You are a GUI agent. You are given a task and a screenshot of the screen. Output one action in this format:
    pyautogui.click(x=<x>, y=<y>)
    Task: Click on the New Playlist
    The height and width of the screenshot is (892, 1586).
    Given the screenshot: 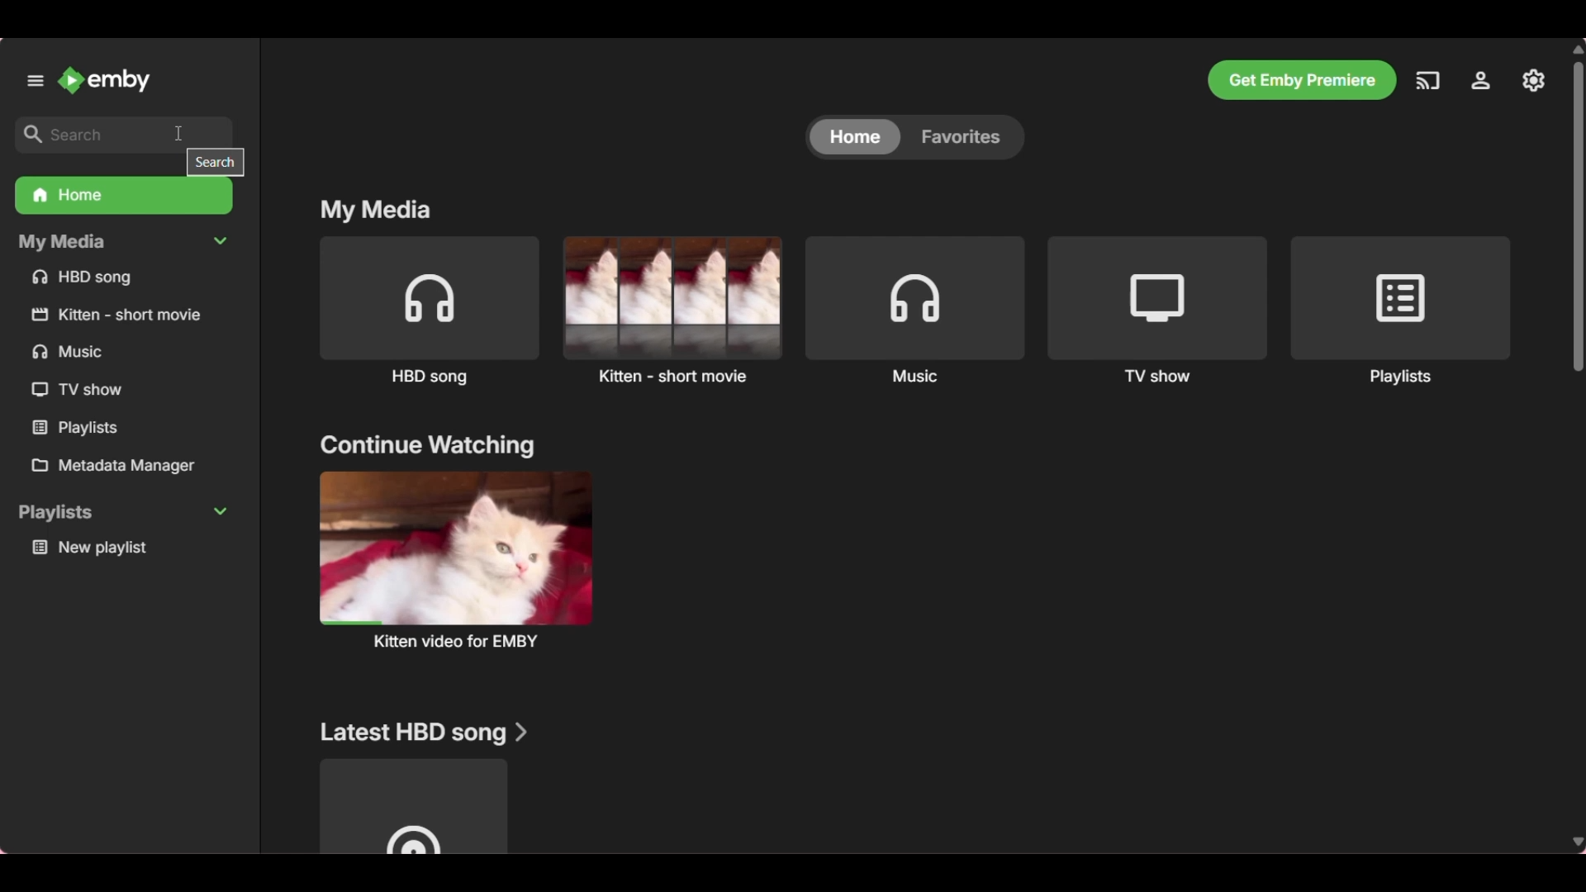 What is the action you would take?
    pyautogui.click(x=129, y=548)
    